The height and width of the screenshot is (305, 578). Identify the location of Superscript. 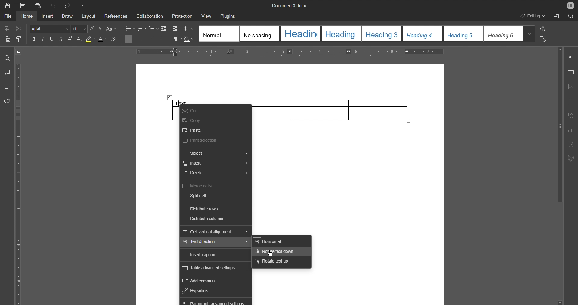
(69, 39).